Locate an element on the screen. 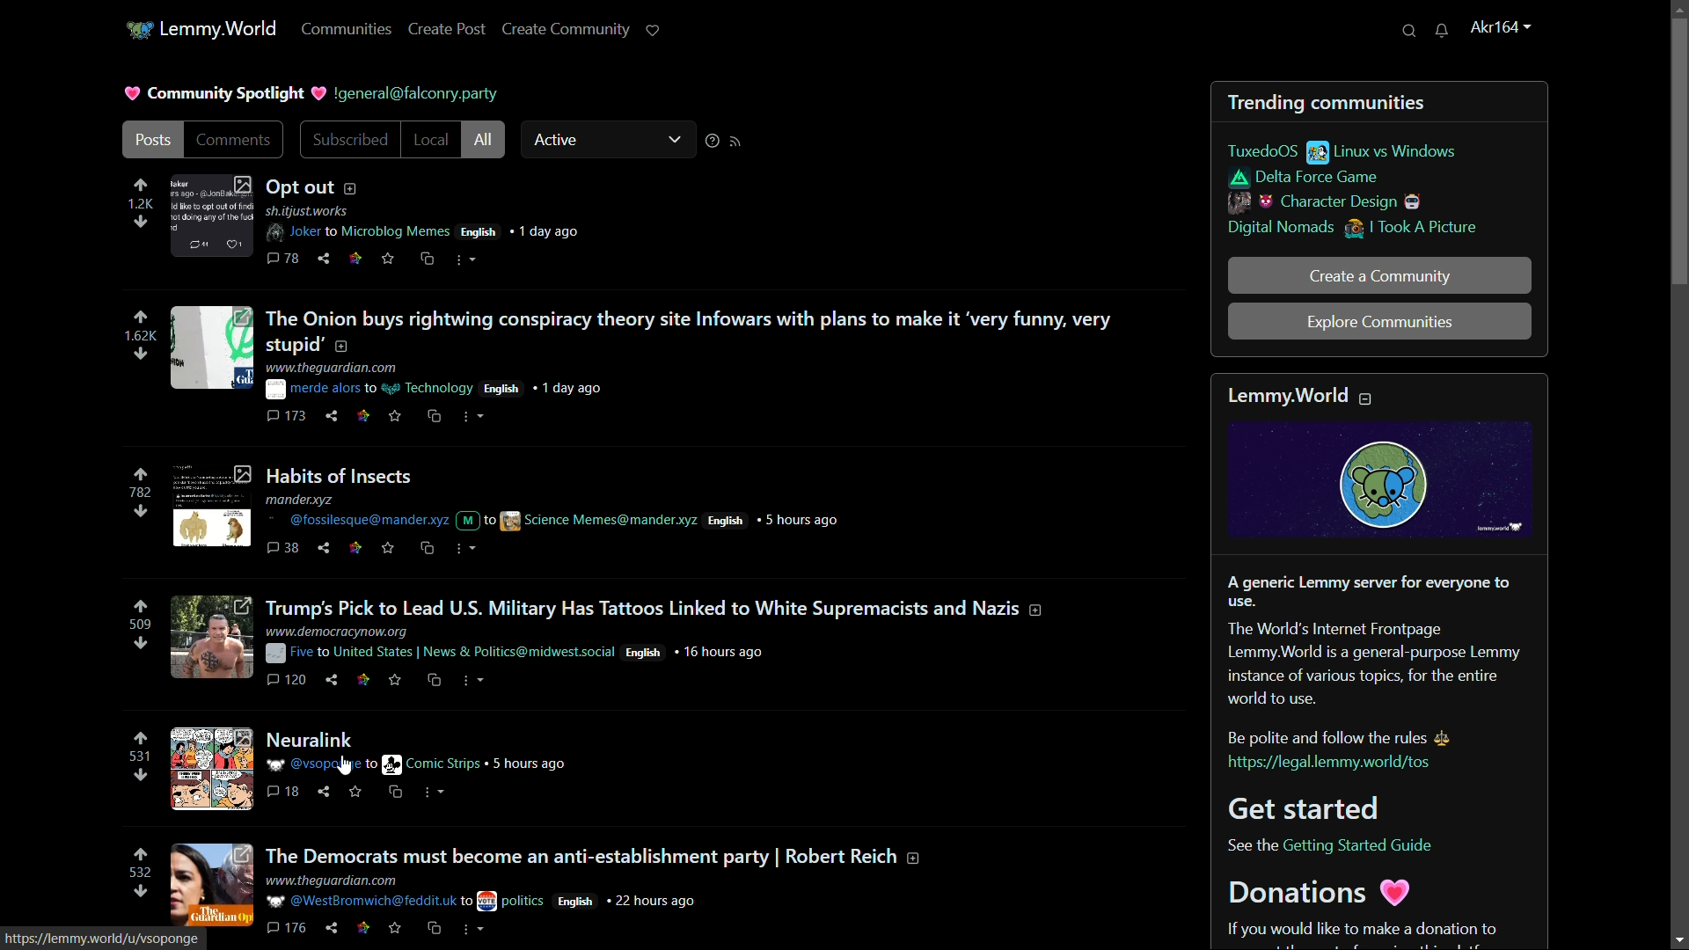  image is located at coordinates (210, 504).